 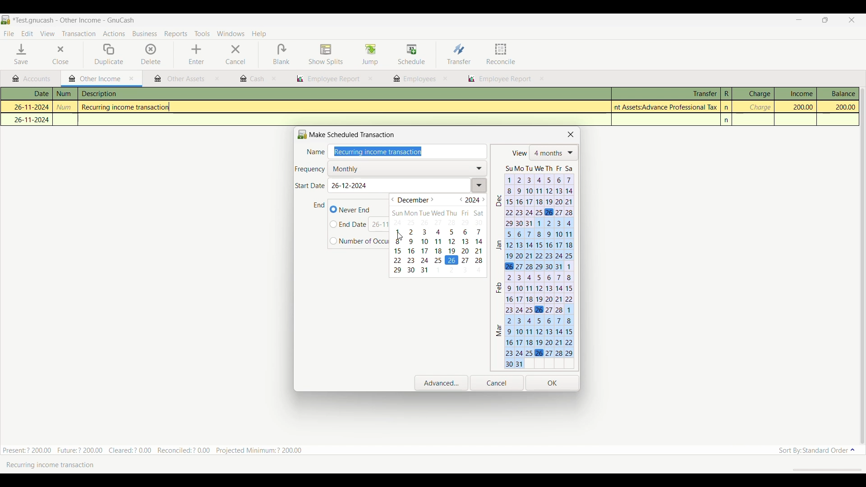 I want to click on Date, so click(x=32, y=94).